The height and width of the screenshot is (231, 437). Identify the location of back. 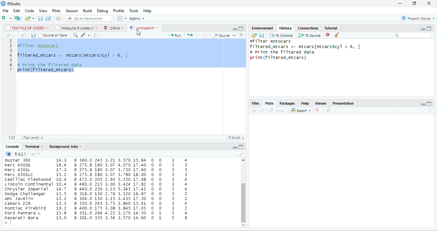
(254, 110).